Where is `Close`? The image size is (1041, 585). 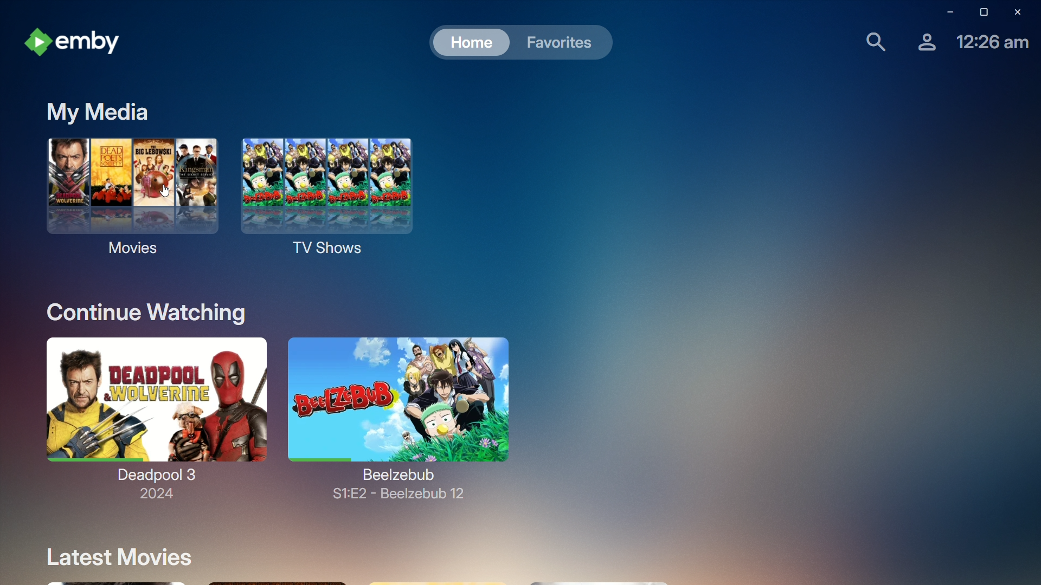 Close is located at coordinates (1022, 12).